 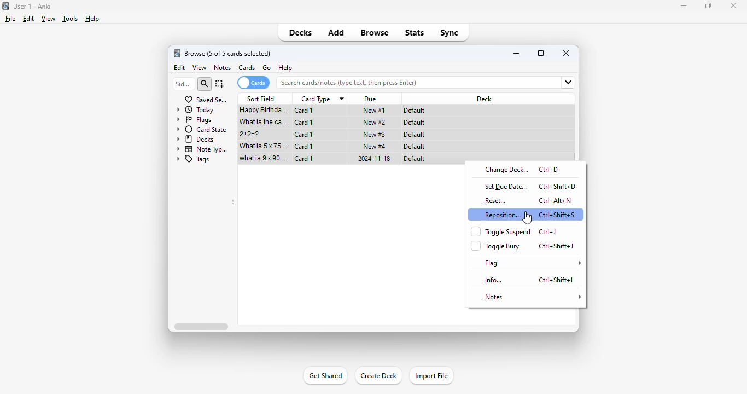 What do you see at coordinates (264, 111) in the screenshot?
I see `happy birthday song!!!.mp3` at bounding box center [264, 111].